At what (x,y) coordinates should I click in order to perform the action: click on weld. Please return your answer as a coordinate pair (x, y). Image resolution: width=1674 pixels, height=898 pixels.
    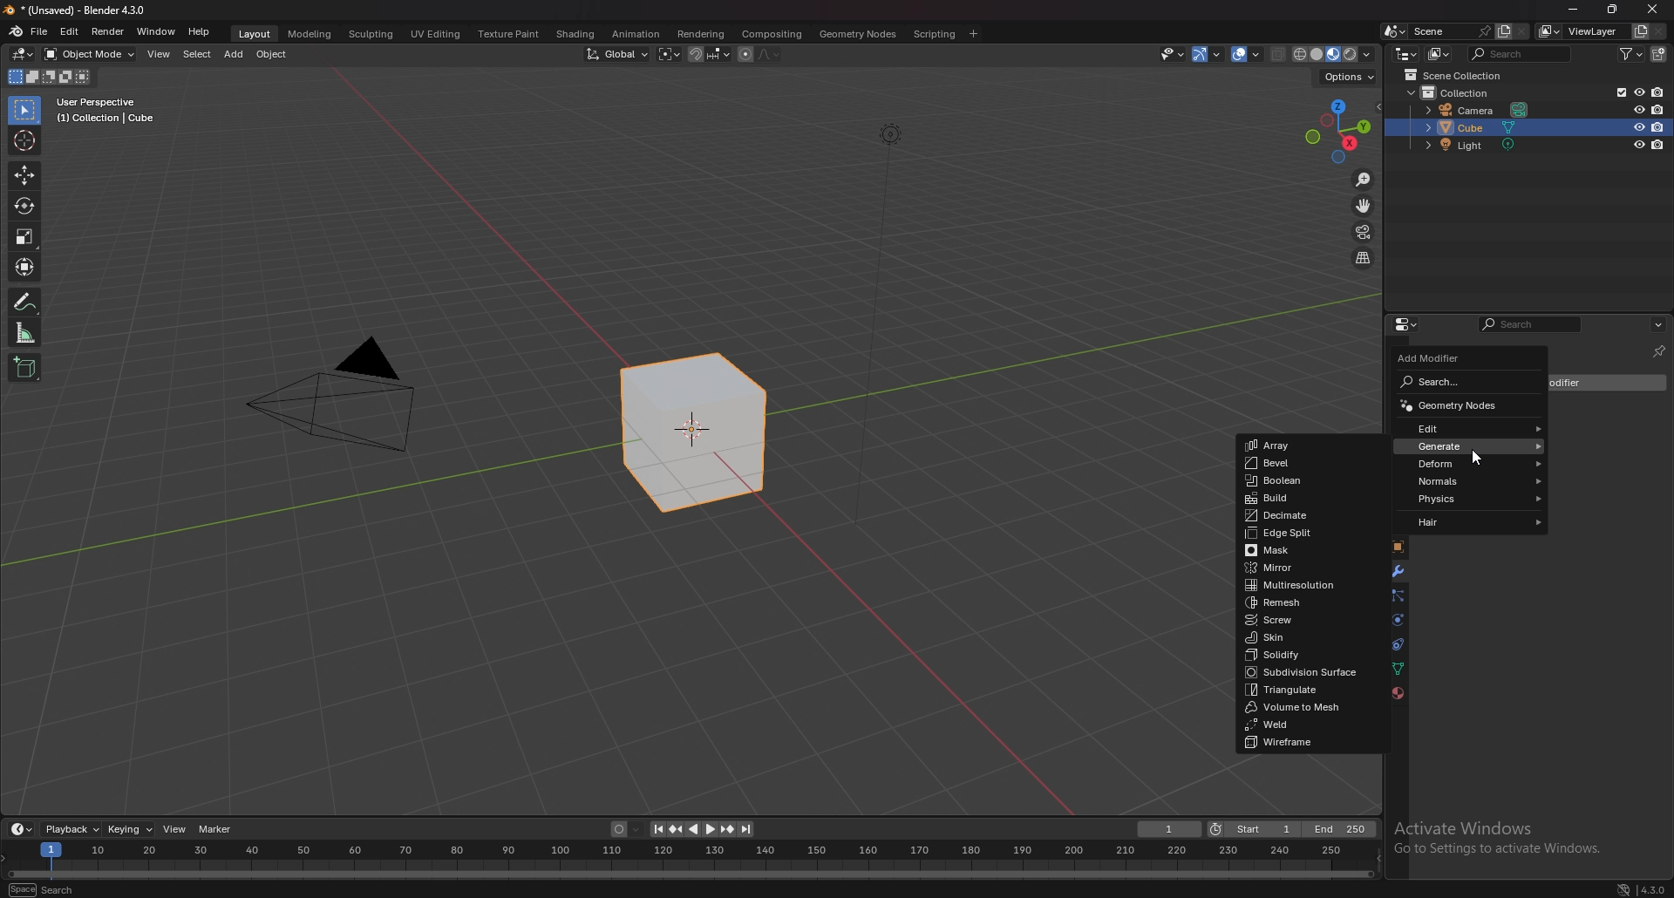
    Looking at the image, I should click on (1311, 725).